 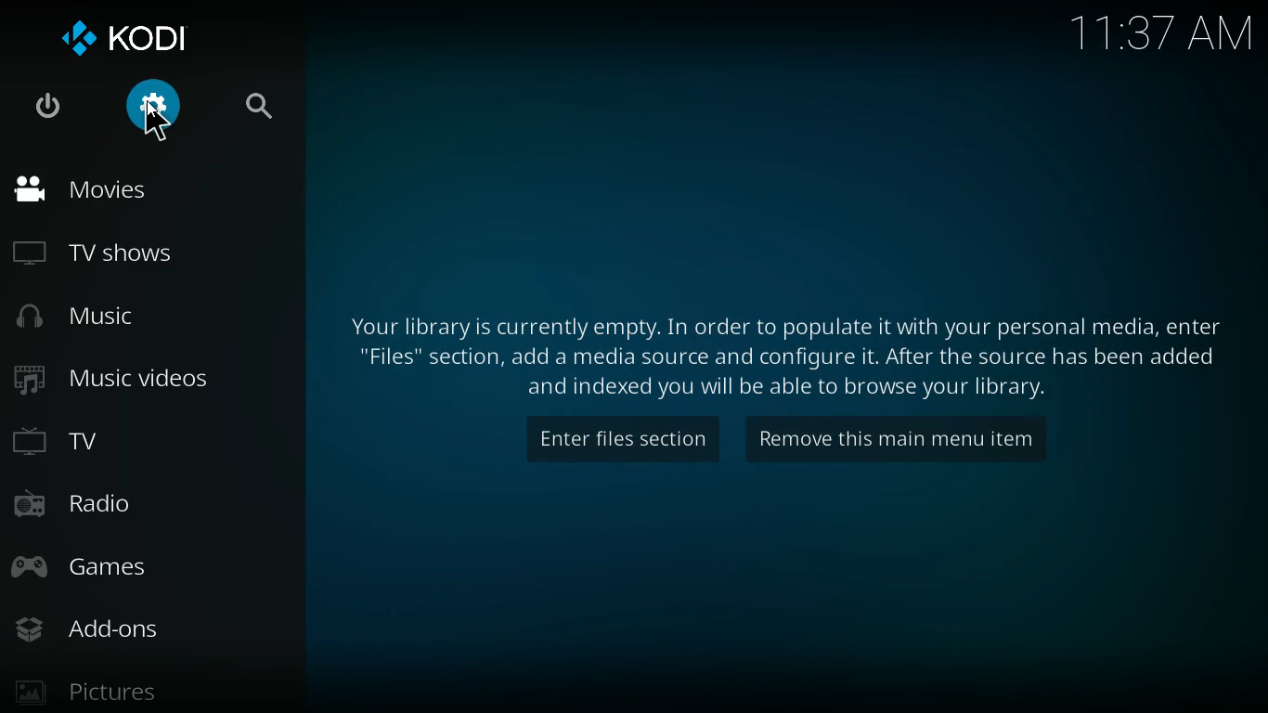 I want to click on power, so click(x=53, y=110).